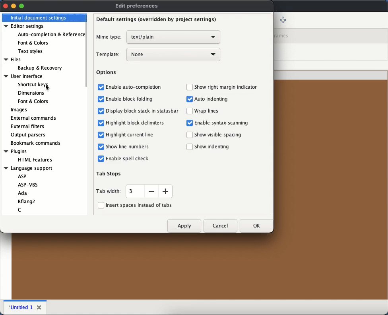  Describe the element at coordinates (30, 52) in the screenshot. I see `Text styles` at that location.